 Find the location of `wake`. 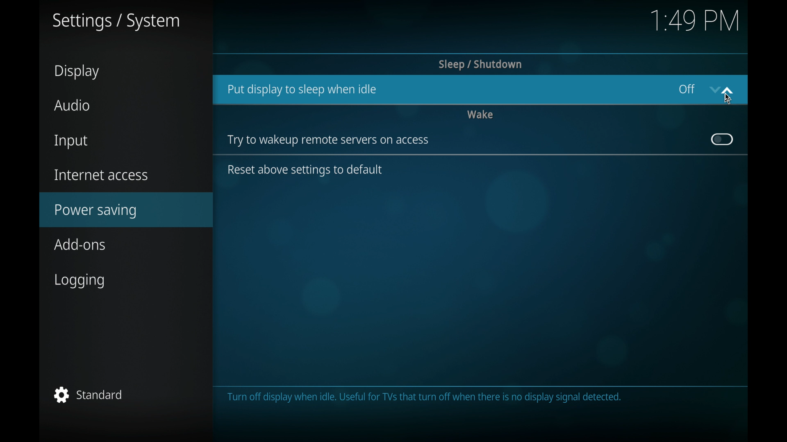

wake is located at coordinates (480, 114).